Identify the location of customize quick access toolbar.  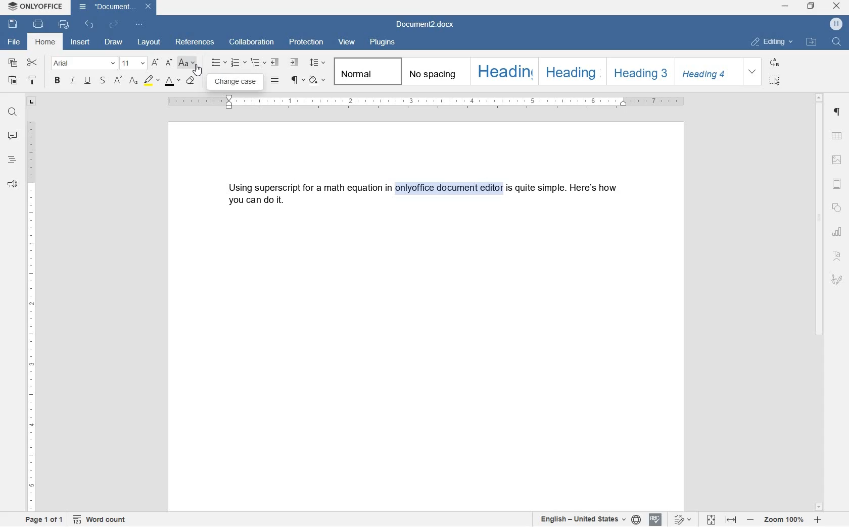
(138, 24).